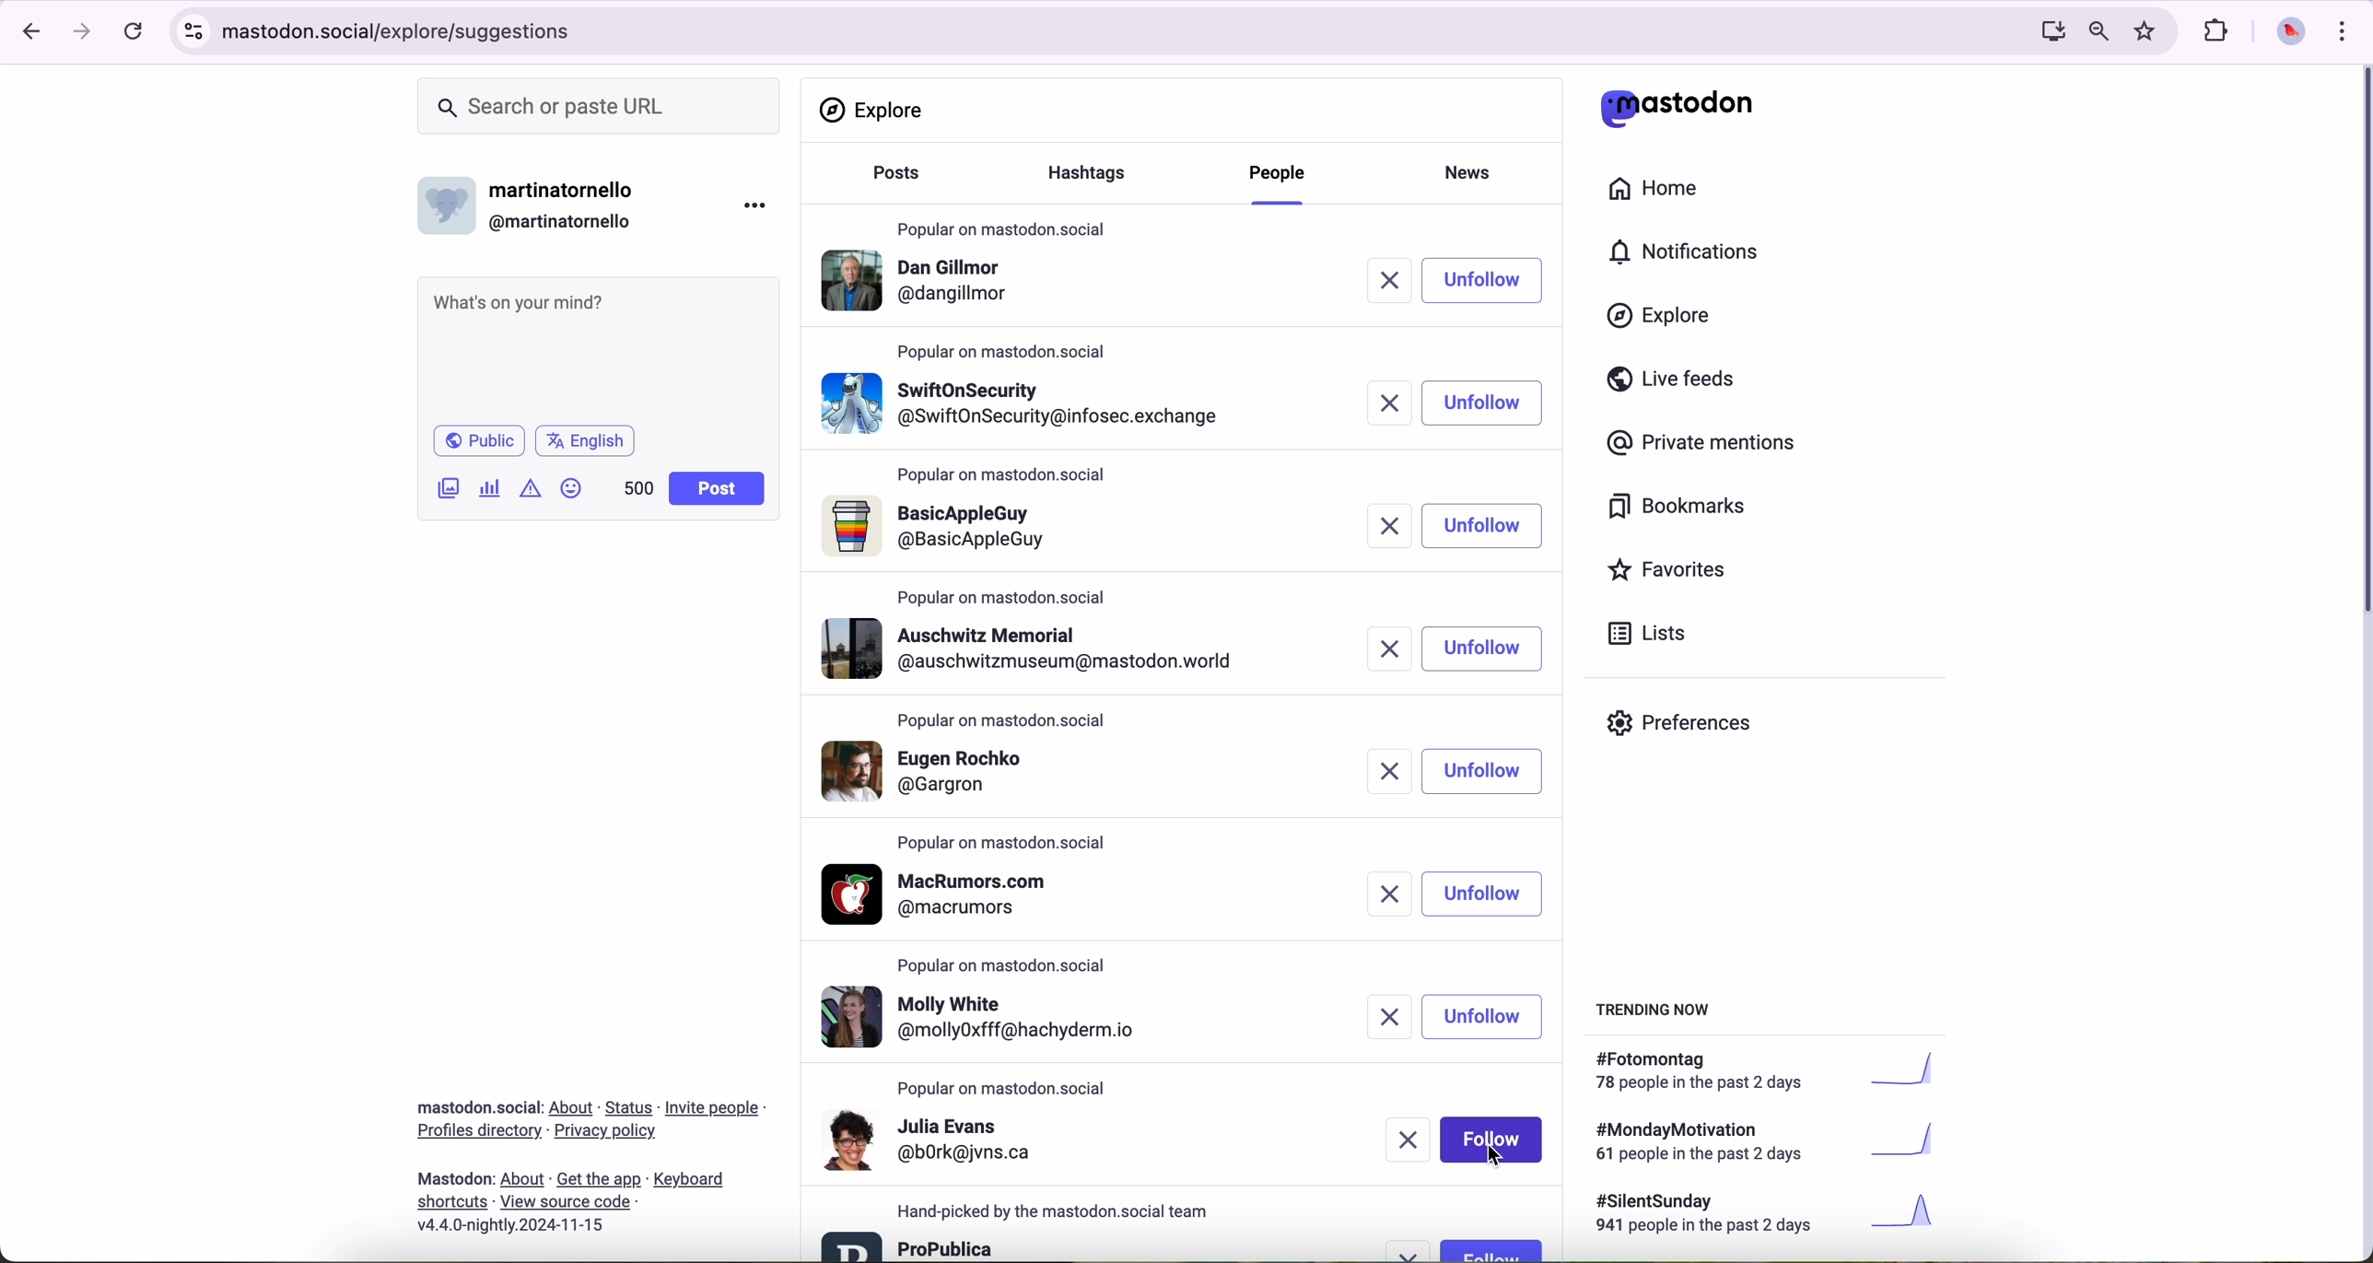  I want to click on remove, so click(1386, 771).